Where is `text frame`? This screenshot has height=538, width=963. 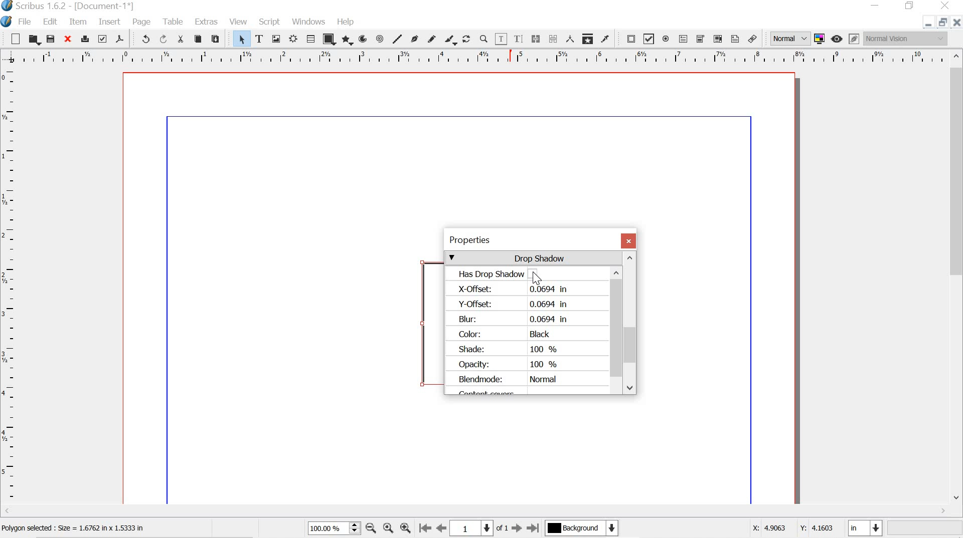
text frame is located at coordinates (259, 39).